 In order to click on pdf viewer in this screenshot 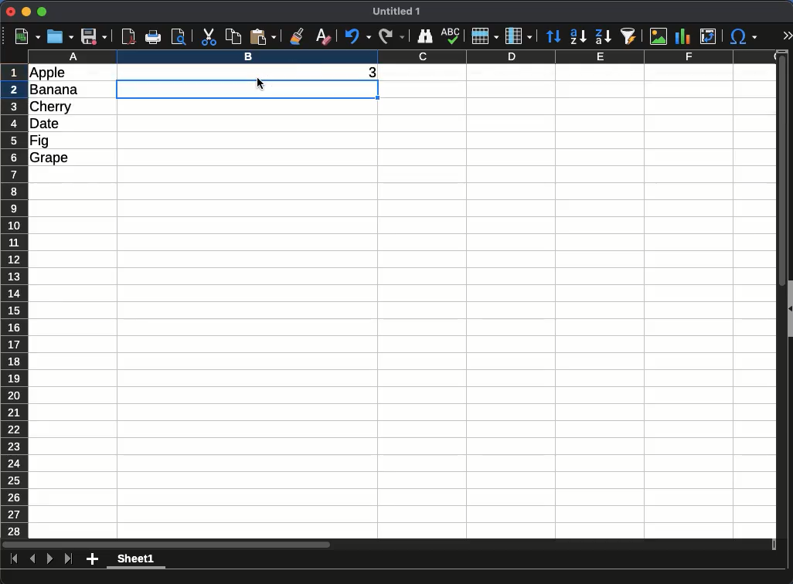, I will do `click(129, 37)`.